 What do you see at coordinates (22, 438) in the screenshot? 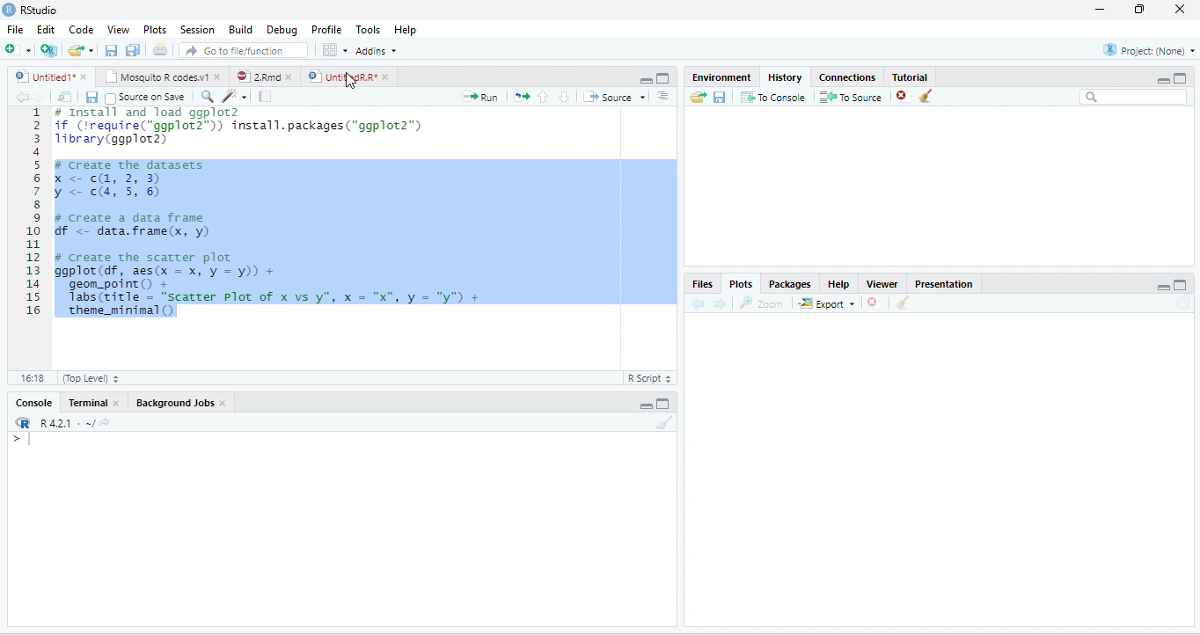
I see `New line` at bounding box center [22, 438].